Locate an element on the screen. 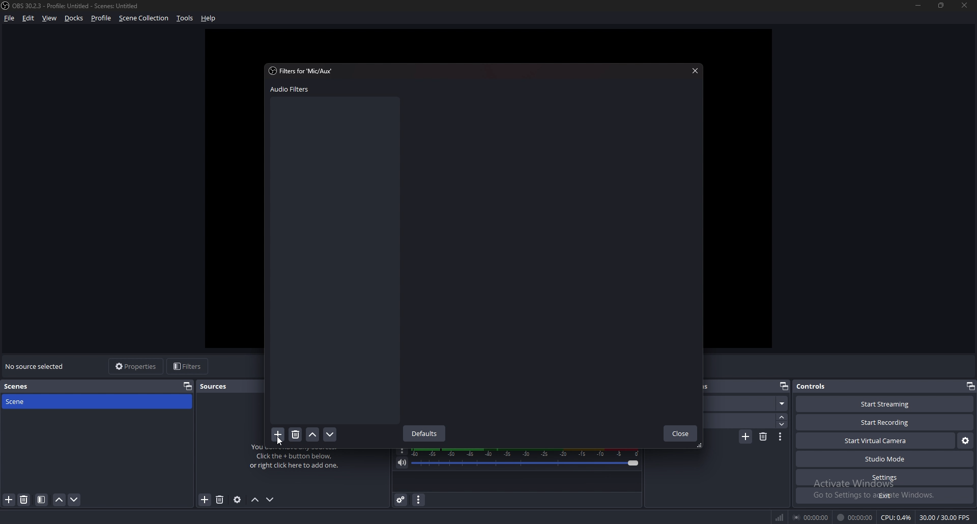 This screenshot has height=524, width=977. duration is located at coordinates (740, 421).